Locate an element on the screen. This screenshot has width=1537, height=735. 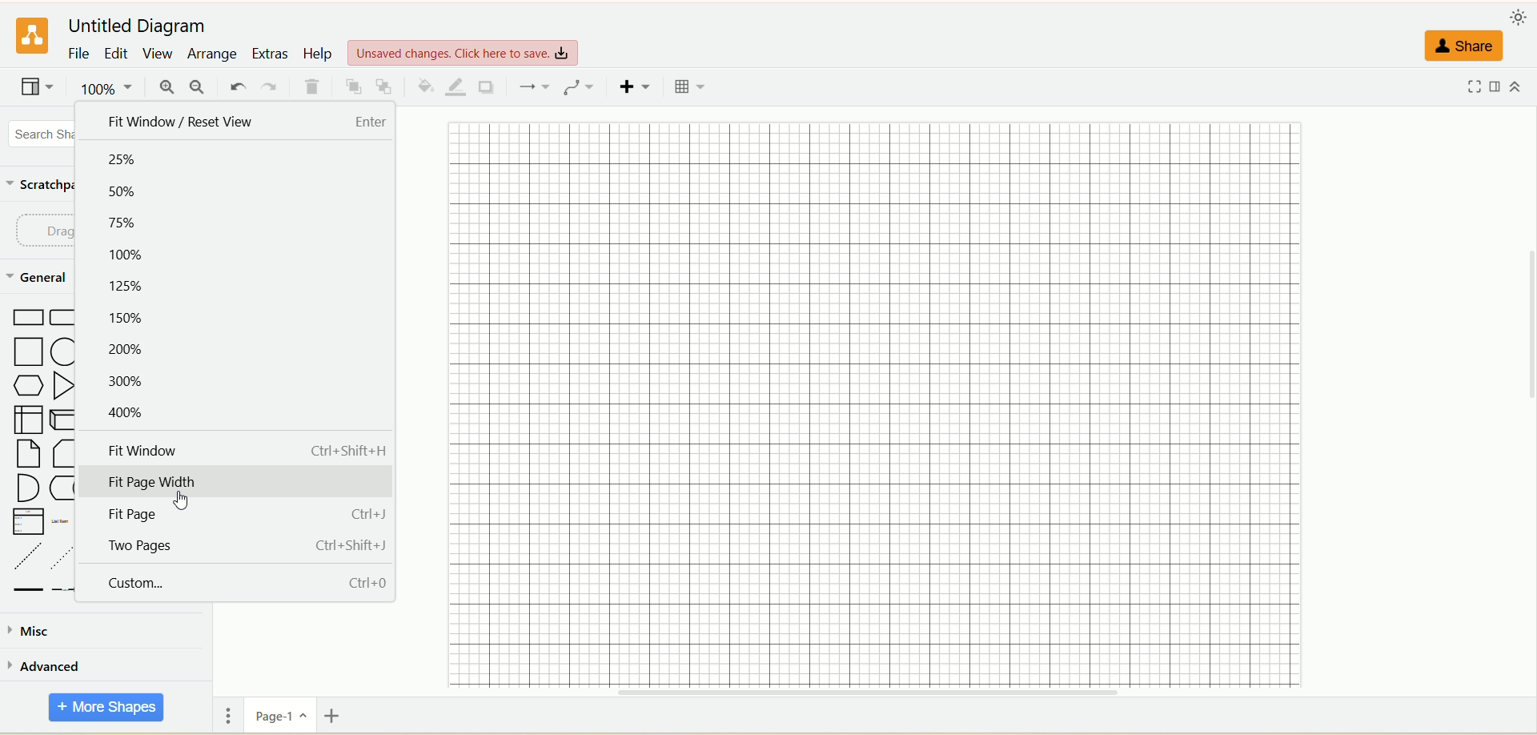
extras is located at coordinates (270, 53).